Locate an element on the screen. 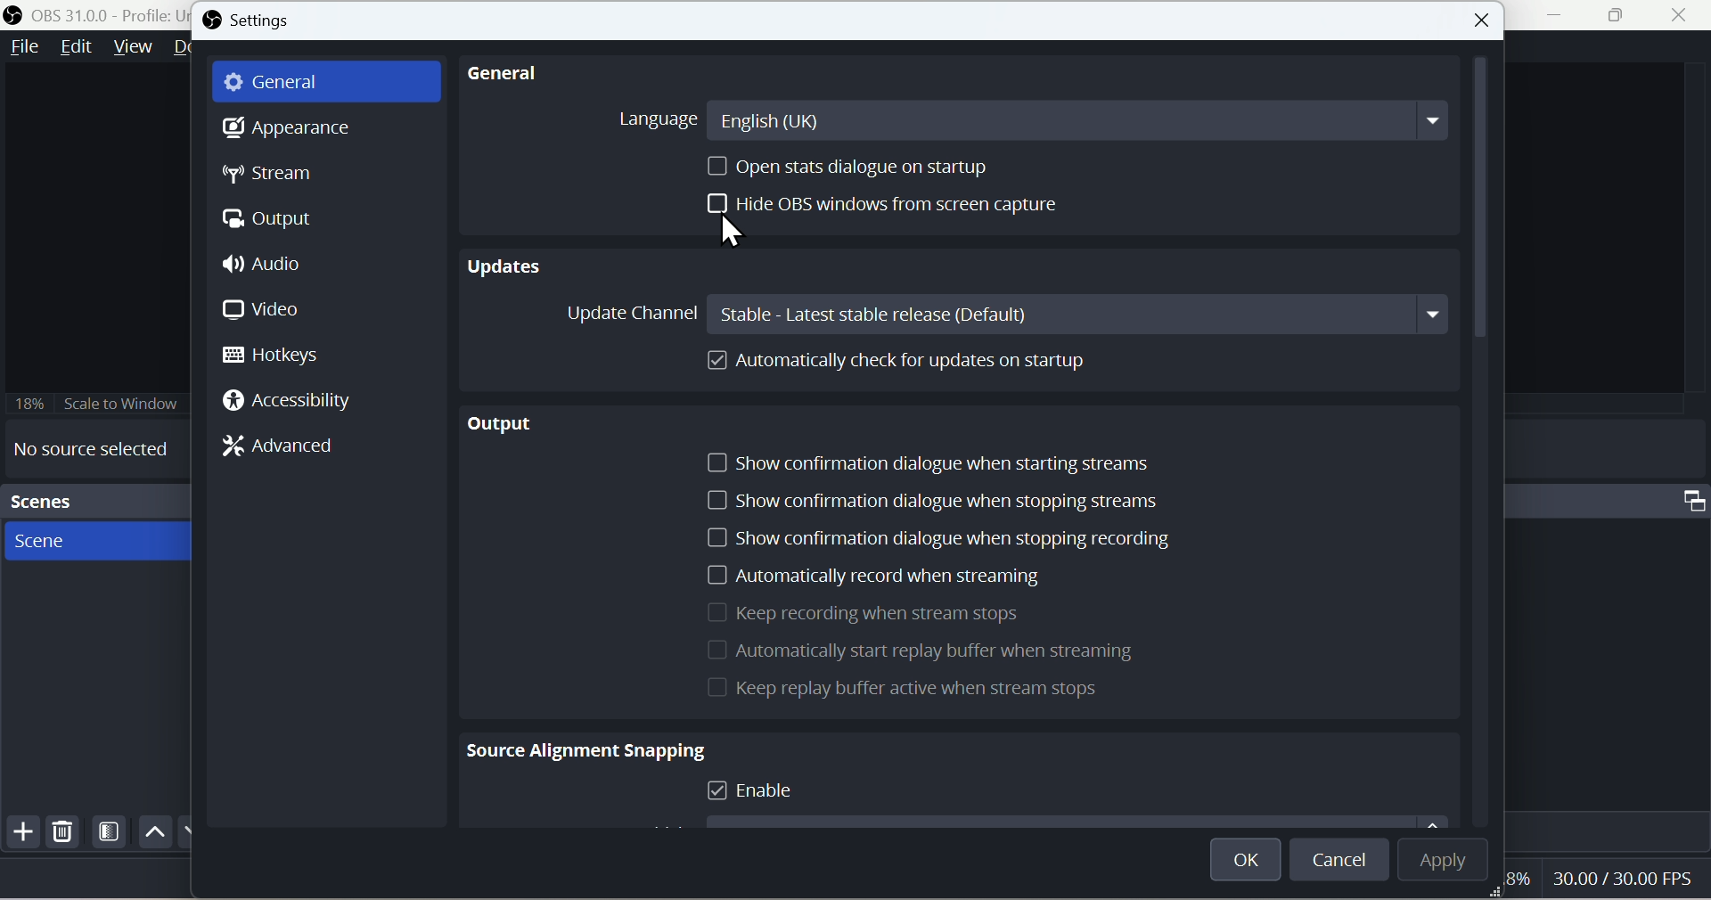 The width and height of the screenshot is (1711, 900). Accessibility is located at coordinates (286, 401).